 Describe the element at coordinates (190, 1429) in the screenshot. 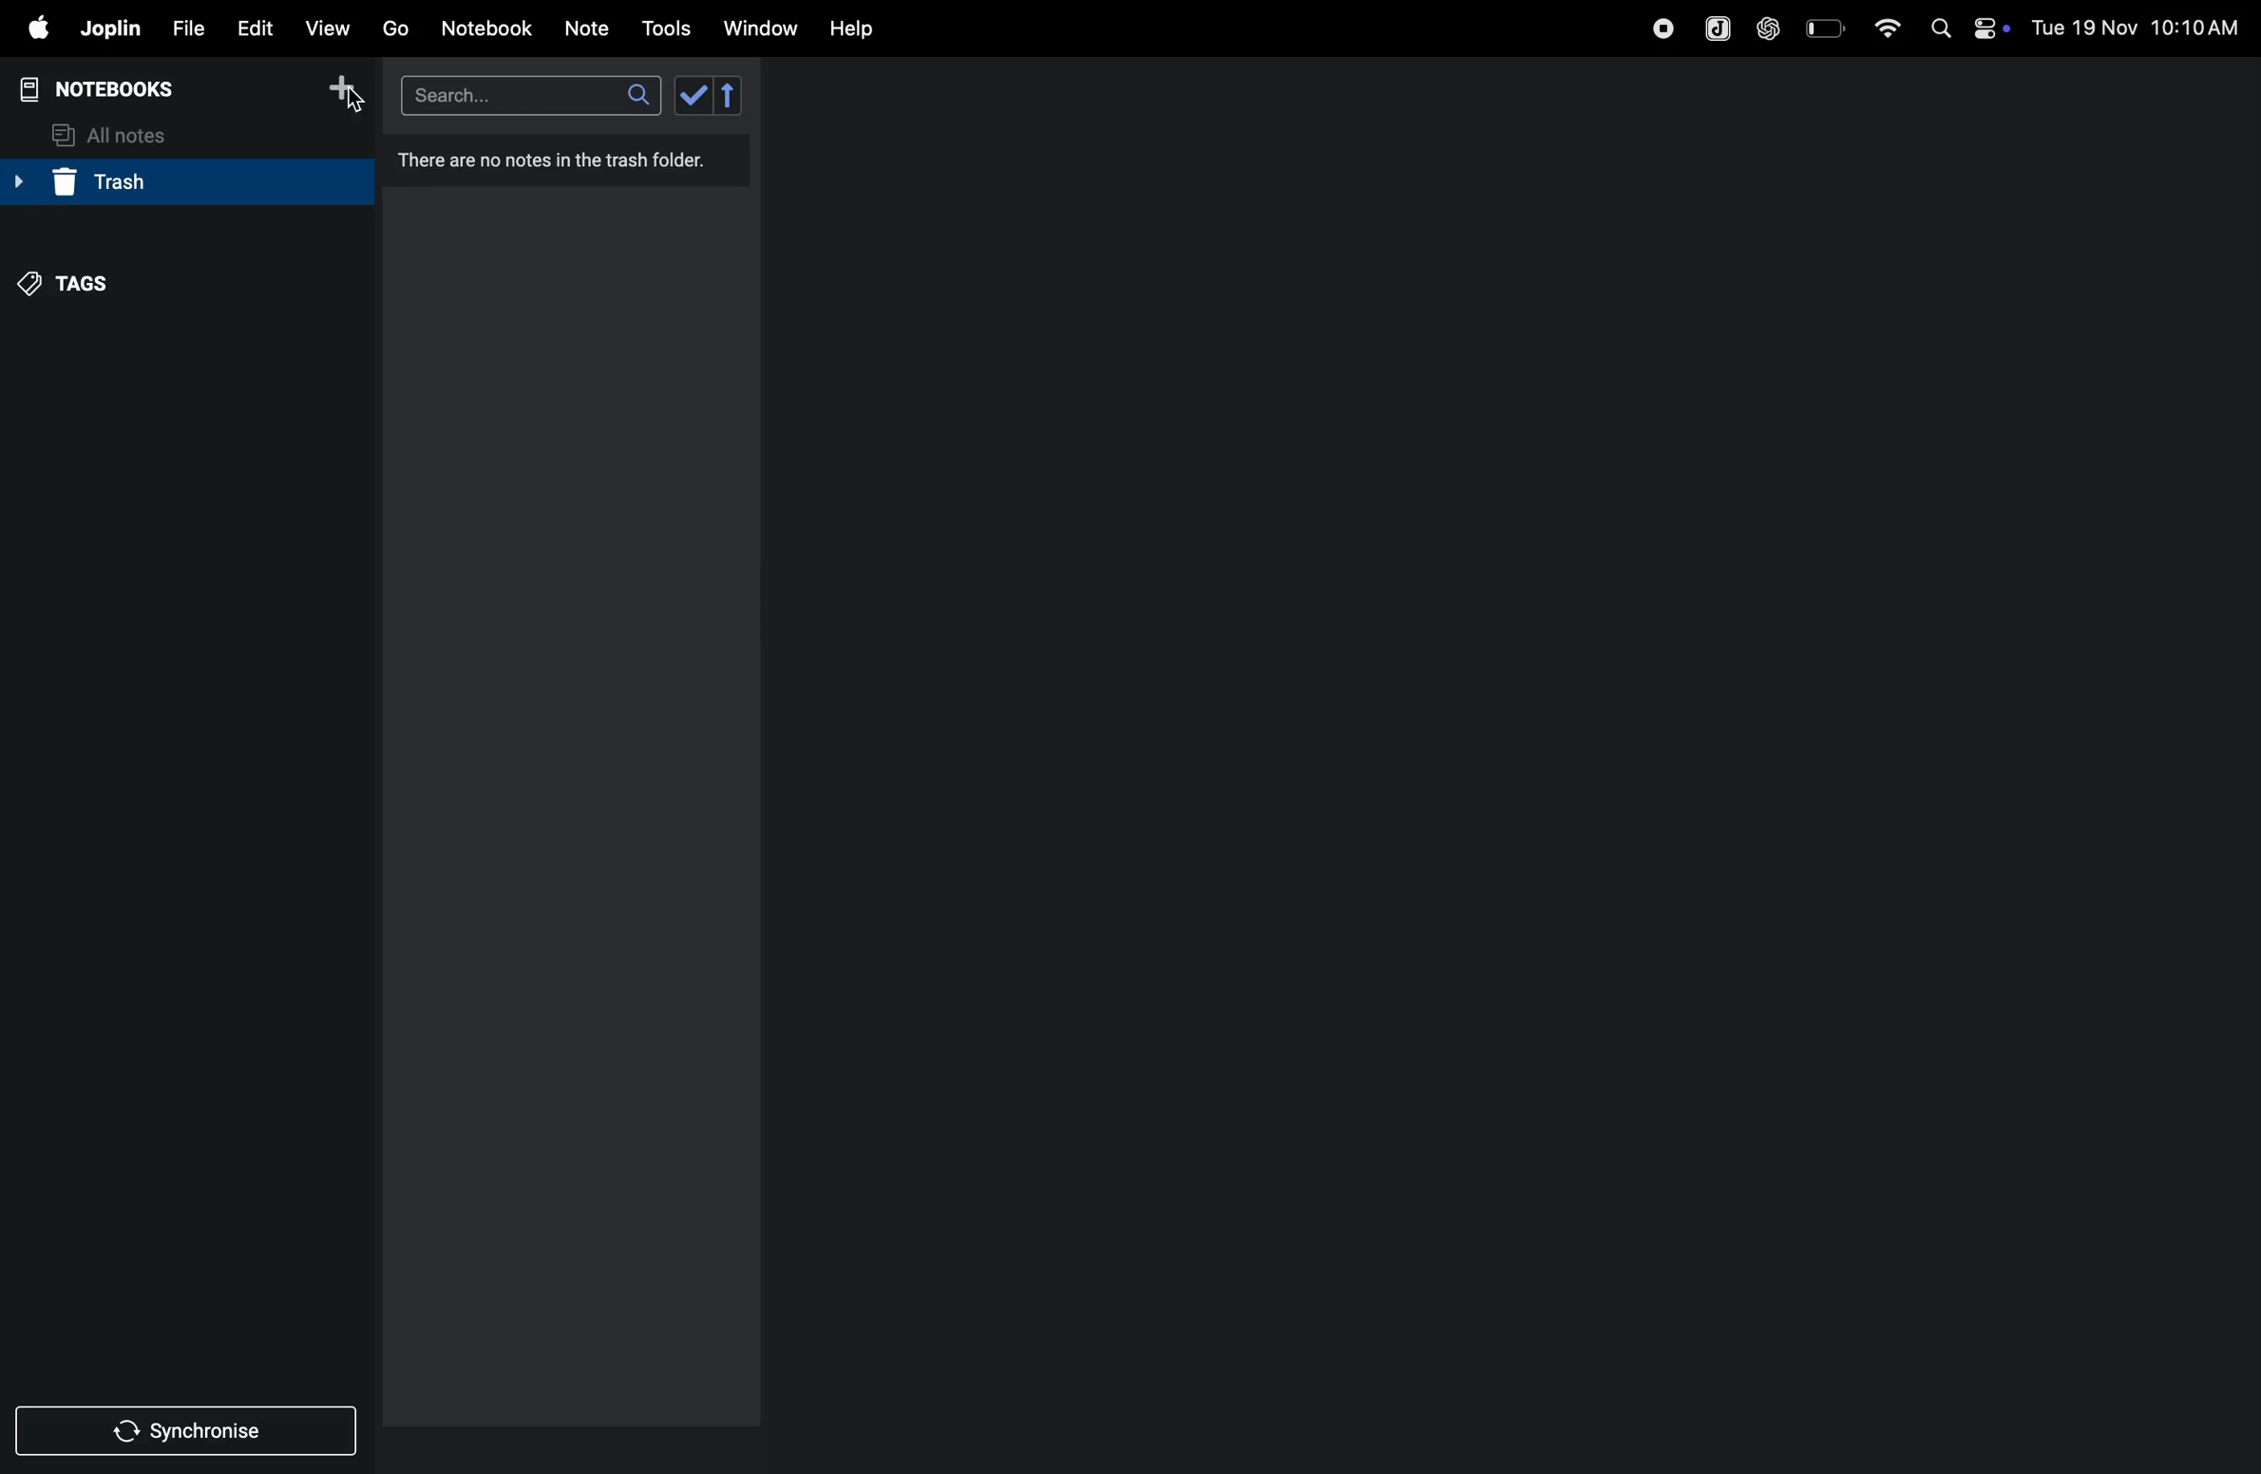

I see `synchronize` at that location.